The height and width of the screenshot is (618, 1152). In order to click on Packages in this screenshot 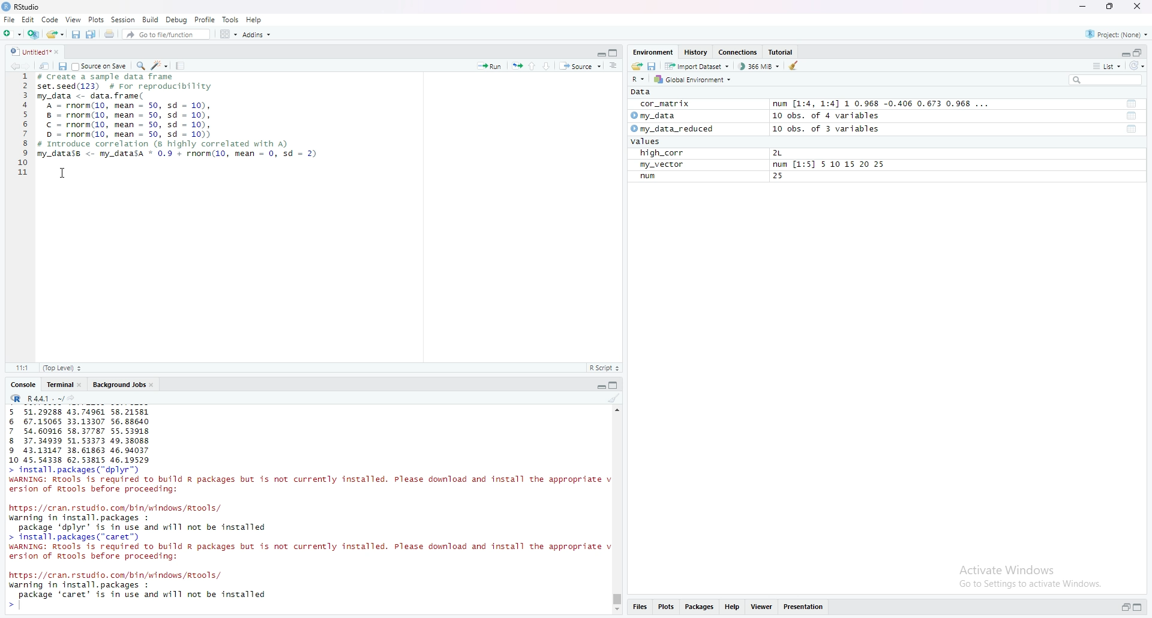, I will do `click(698, 607)`.